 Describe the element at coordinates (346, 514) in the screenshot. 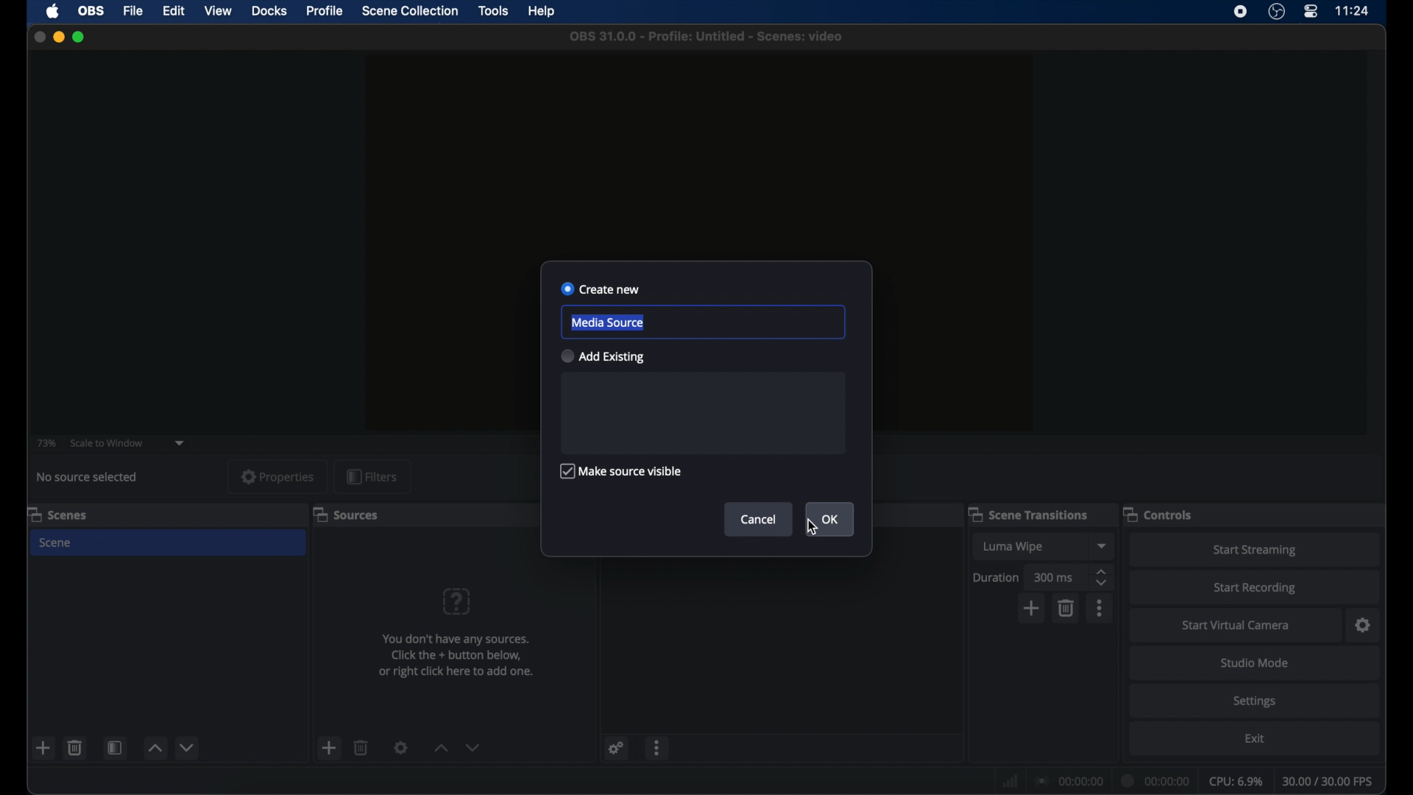

I see `sources` at that location.